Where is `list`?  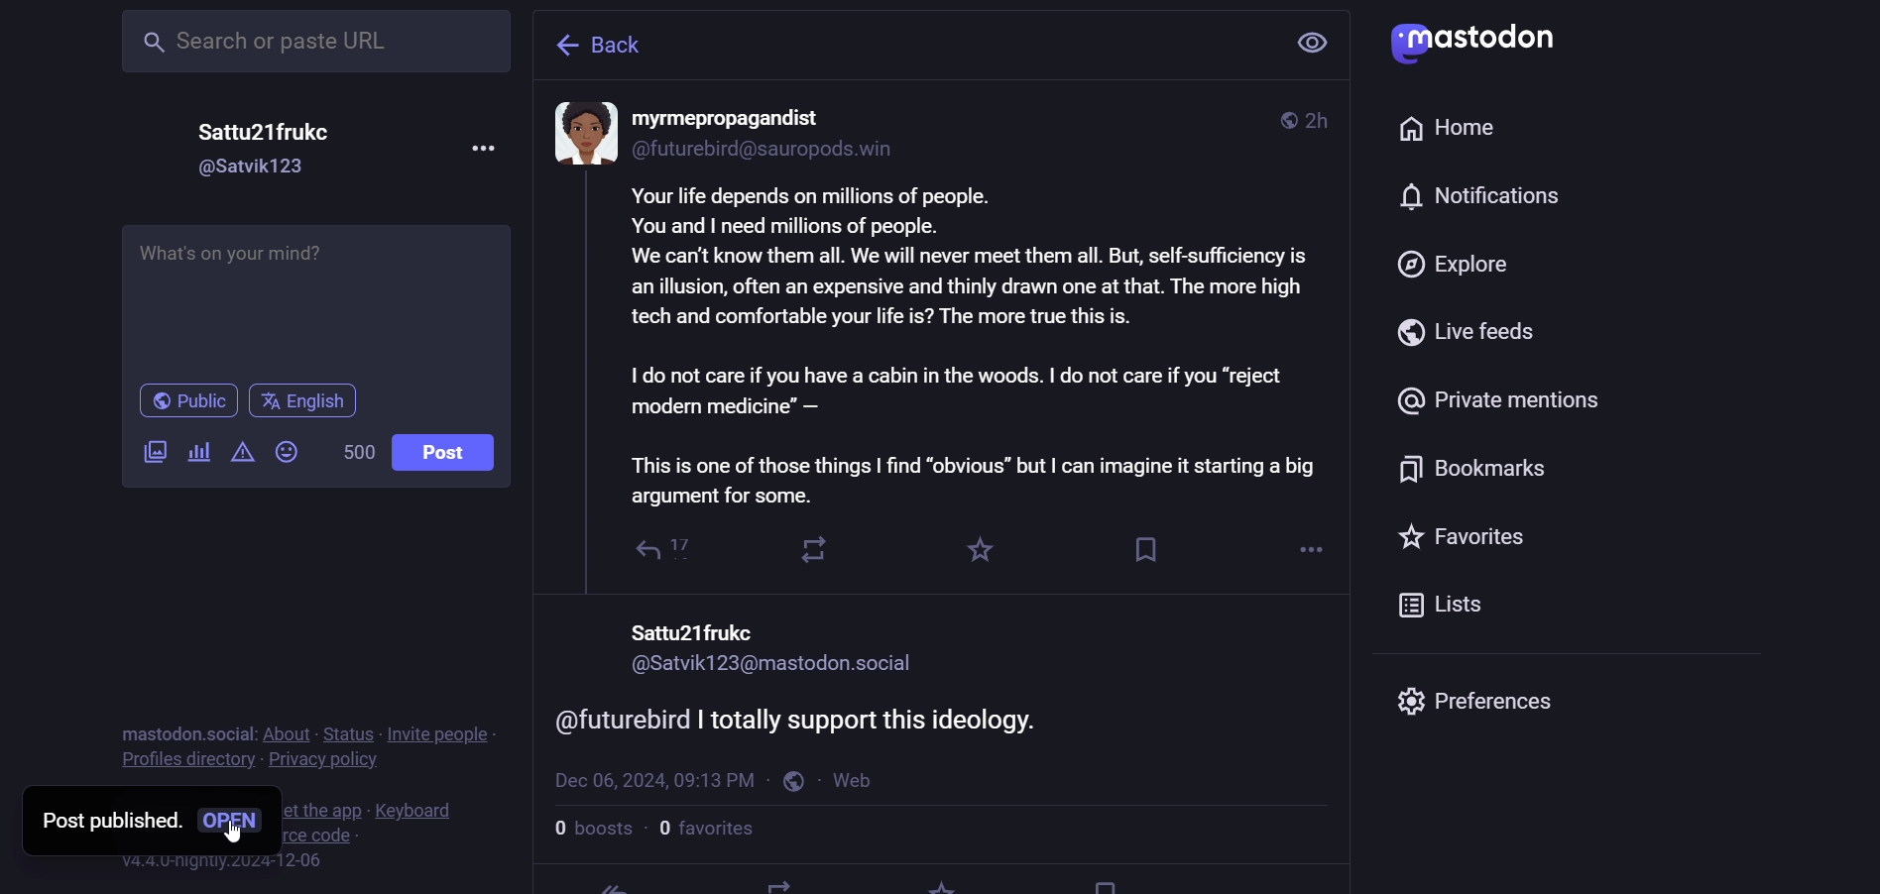 list is located at coordinates (1448, 605).